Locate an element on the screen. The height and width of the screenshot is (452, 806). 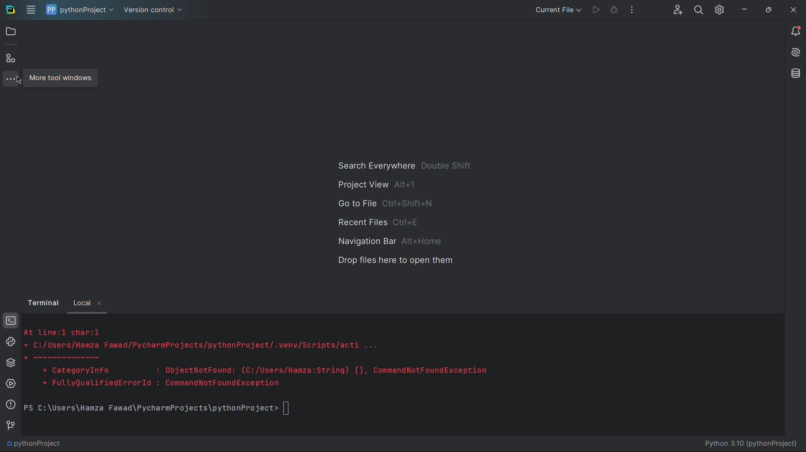
Local is located at coordinates (91, 302).